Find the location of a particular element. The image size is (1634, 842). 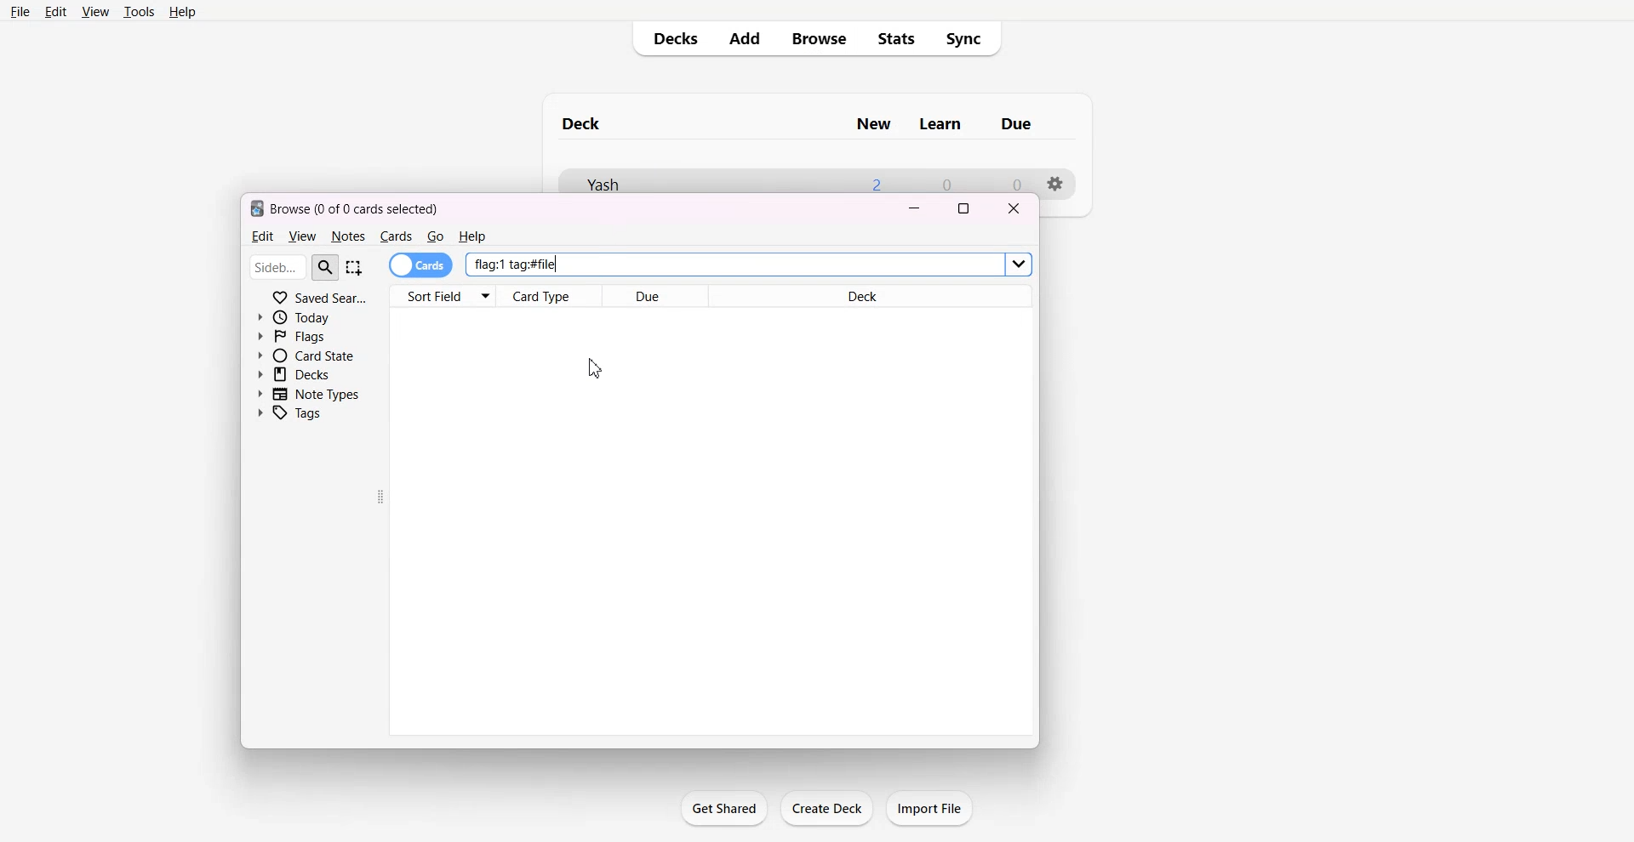

Tools is located at coordinates (138, 11).